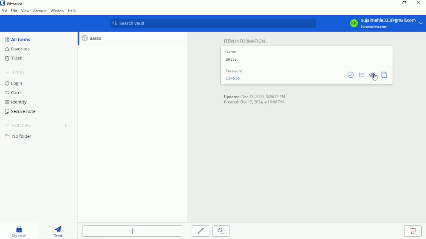  What do you see at coordinates (380, 23) in the screenshot?
I see `Account options` at bounding box center [380, 23].